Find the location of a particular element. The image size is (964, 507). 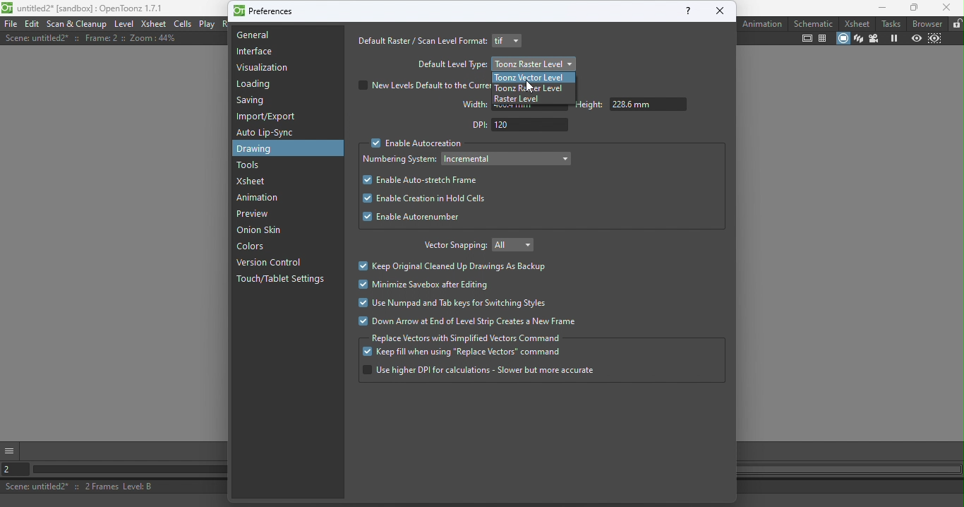

Xsheet is located at coordinates (154, 23).